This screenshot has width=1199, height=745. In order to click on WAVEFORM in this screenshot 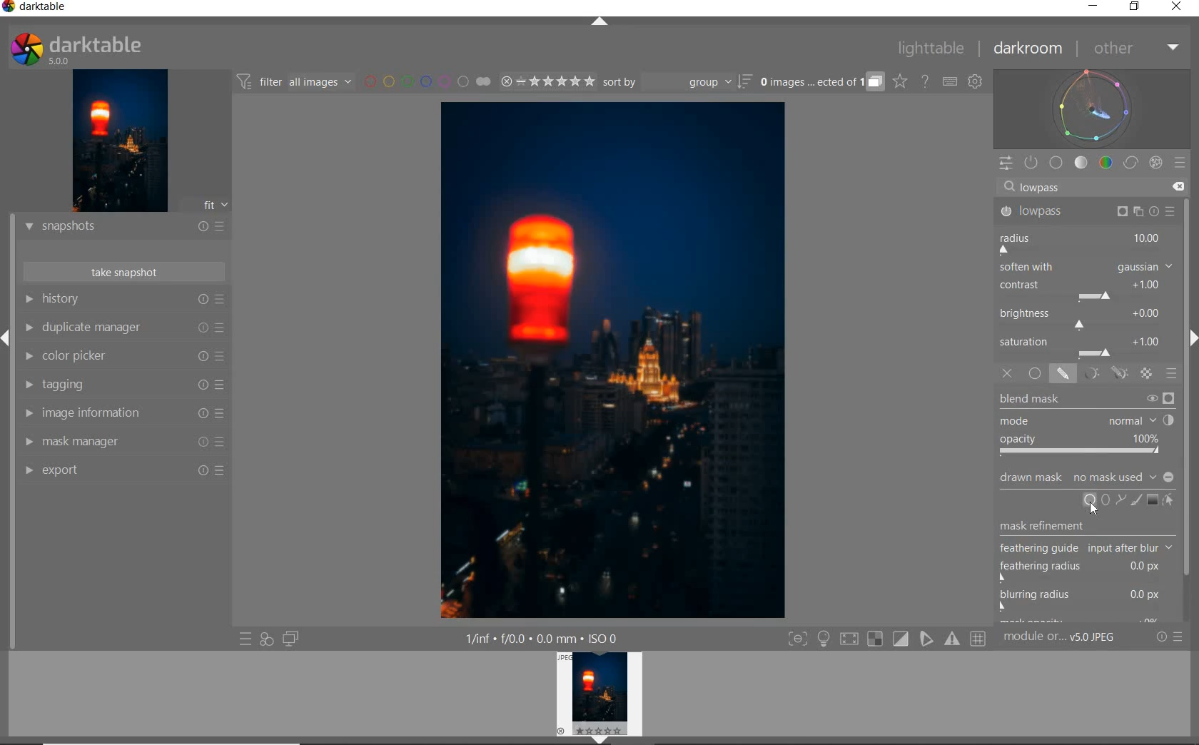, I will do `click(1094, 108)`.